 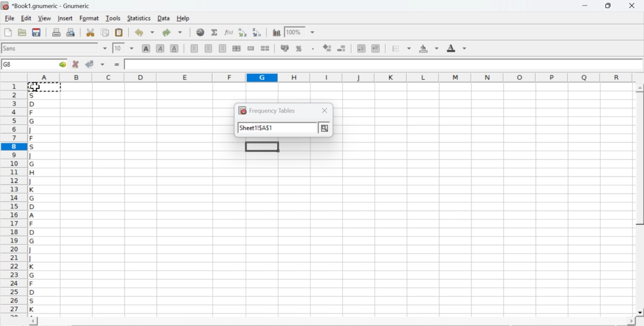 What do you see at coordinates (138, 18) in the screenshot?
I see `statistics` at bounding box center [138, 18].